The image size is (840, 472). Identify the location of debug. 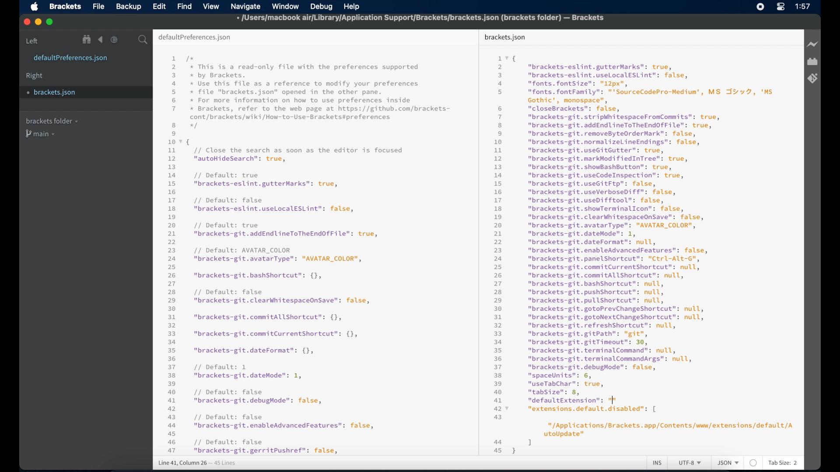
(321, 7).